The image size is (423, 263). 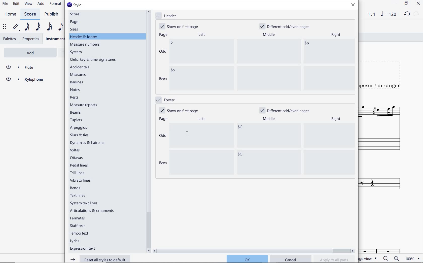 What do you see at coordinates (78, 173) in the screenshot?
I see `trill lines` at bounding box center [78, 173].